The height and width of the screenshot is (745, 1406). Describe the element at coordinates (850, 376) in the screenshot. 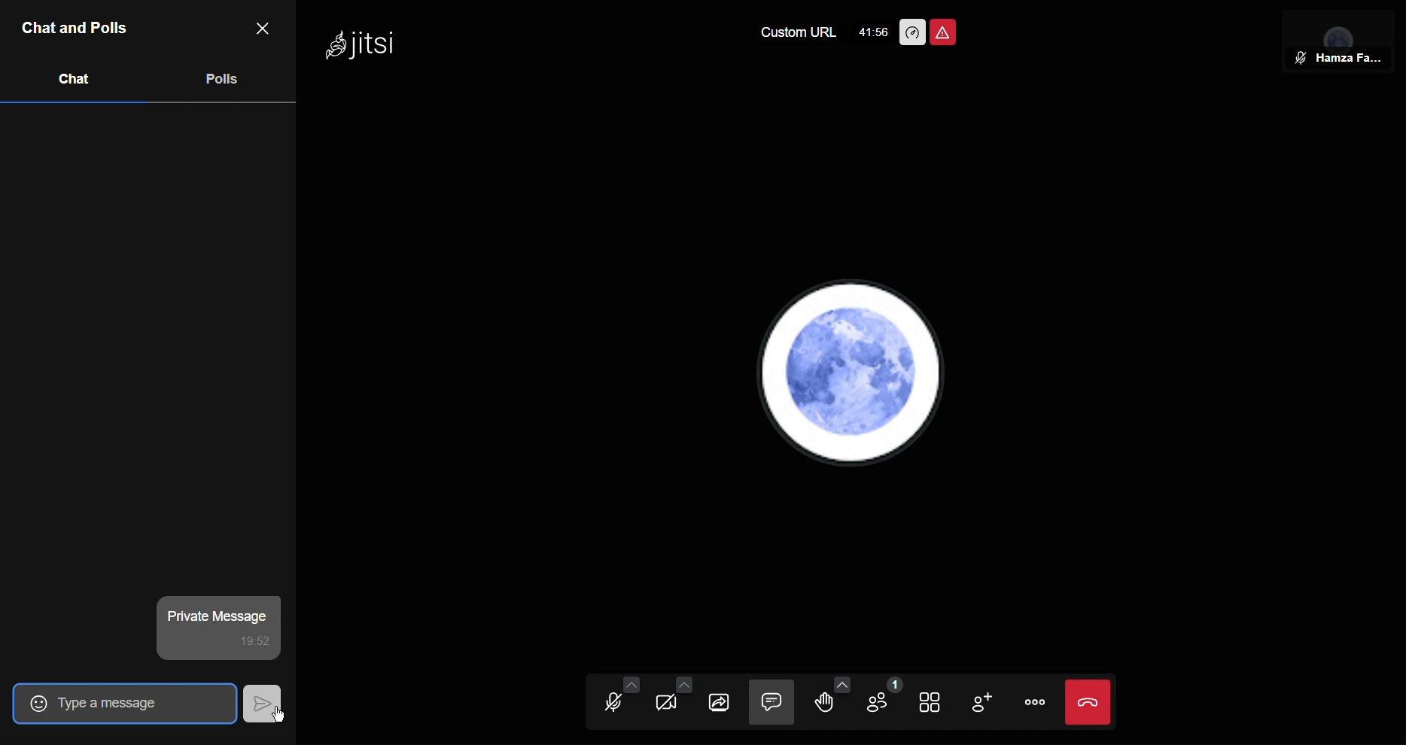

I see `Account Profile picture` at that location.